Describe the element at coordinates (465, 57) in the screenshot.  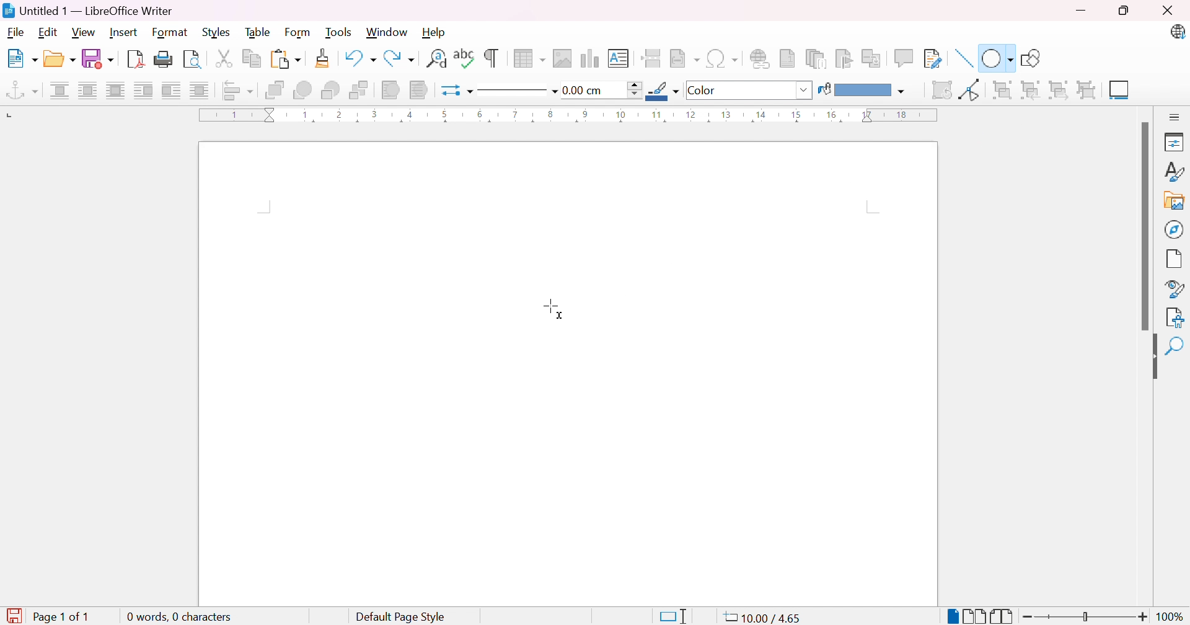
I see `Check spelling` at that location.